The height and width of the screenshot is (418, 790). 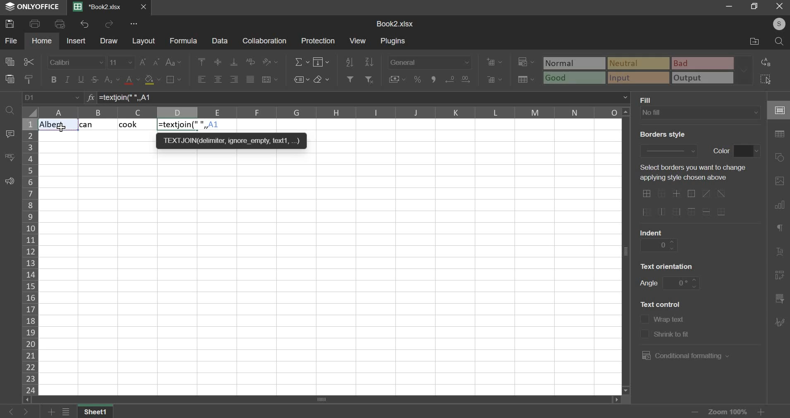 I want to click on clear, so click(x=321, y=79).